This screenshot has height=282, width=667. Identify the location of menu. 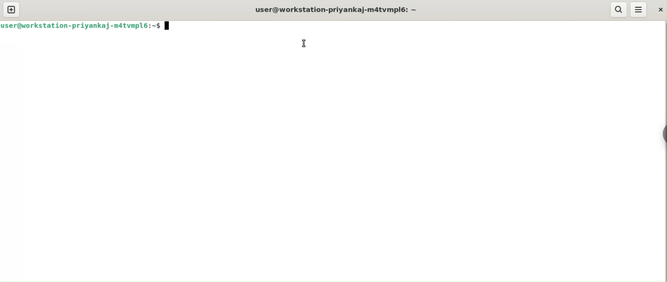
(639, 9).